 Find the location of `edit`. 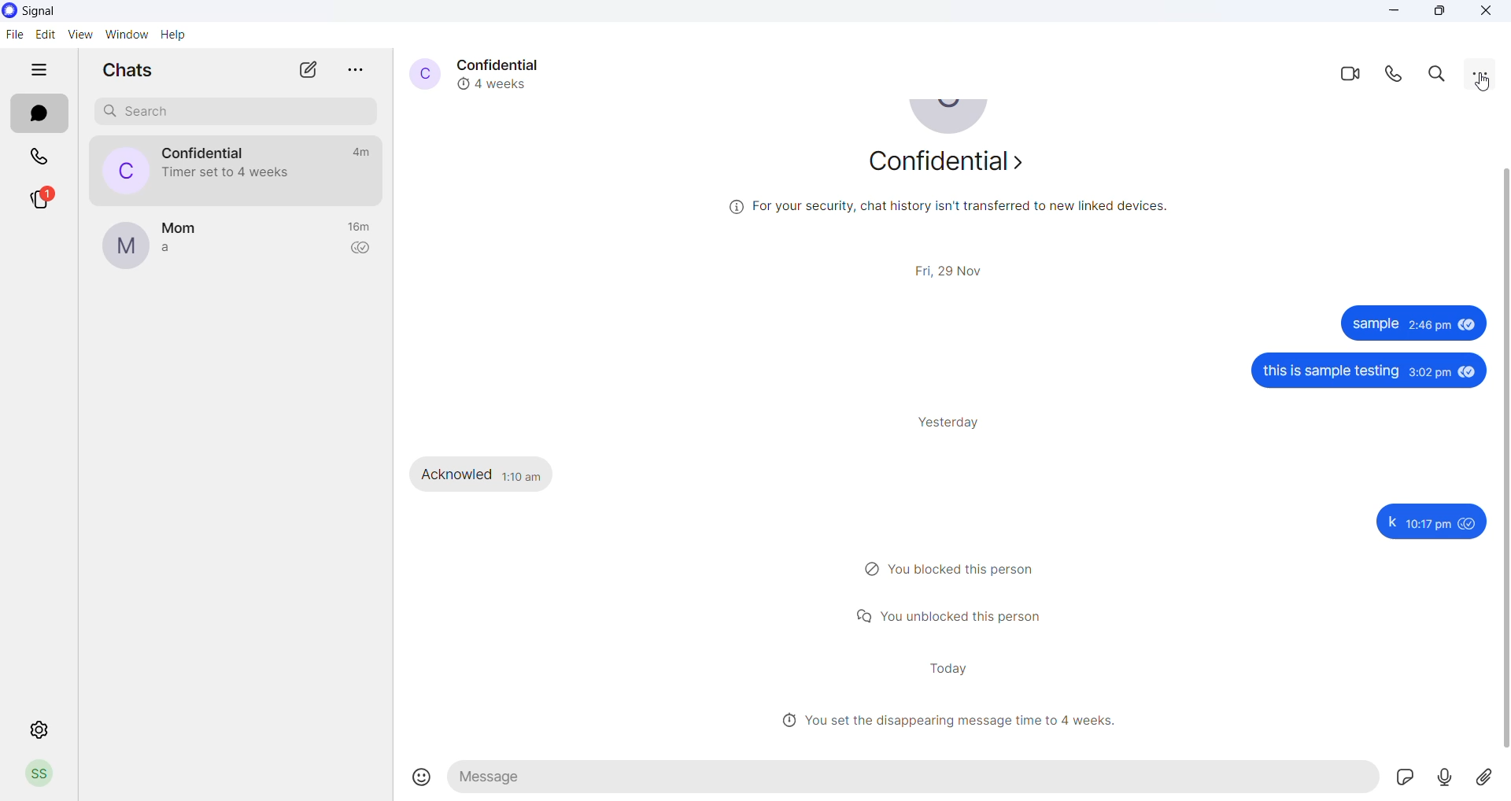

edit is located at coordinates (44, 35).